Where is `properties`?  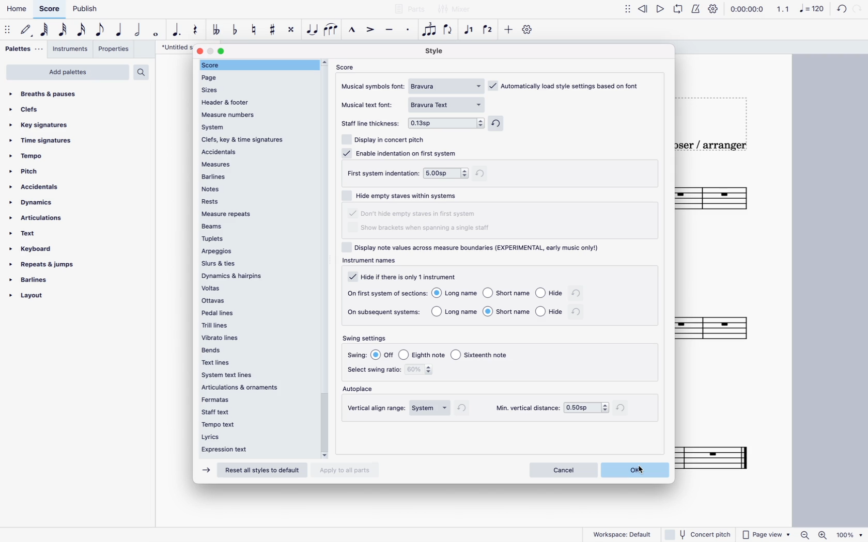
properties is located at coordinates (112, 50).